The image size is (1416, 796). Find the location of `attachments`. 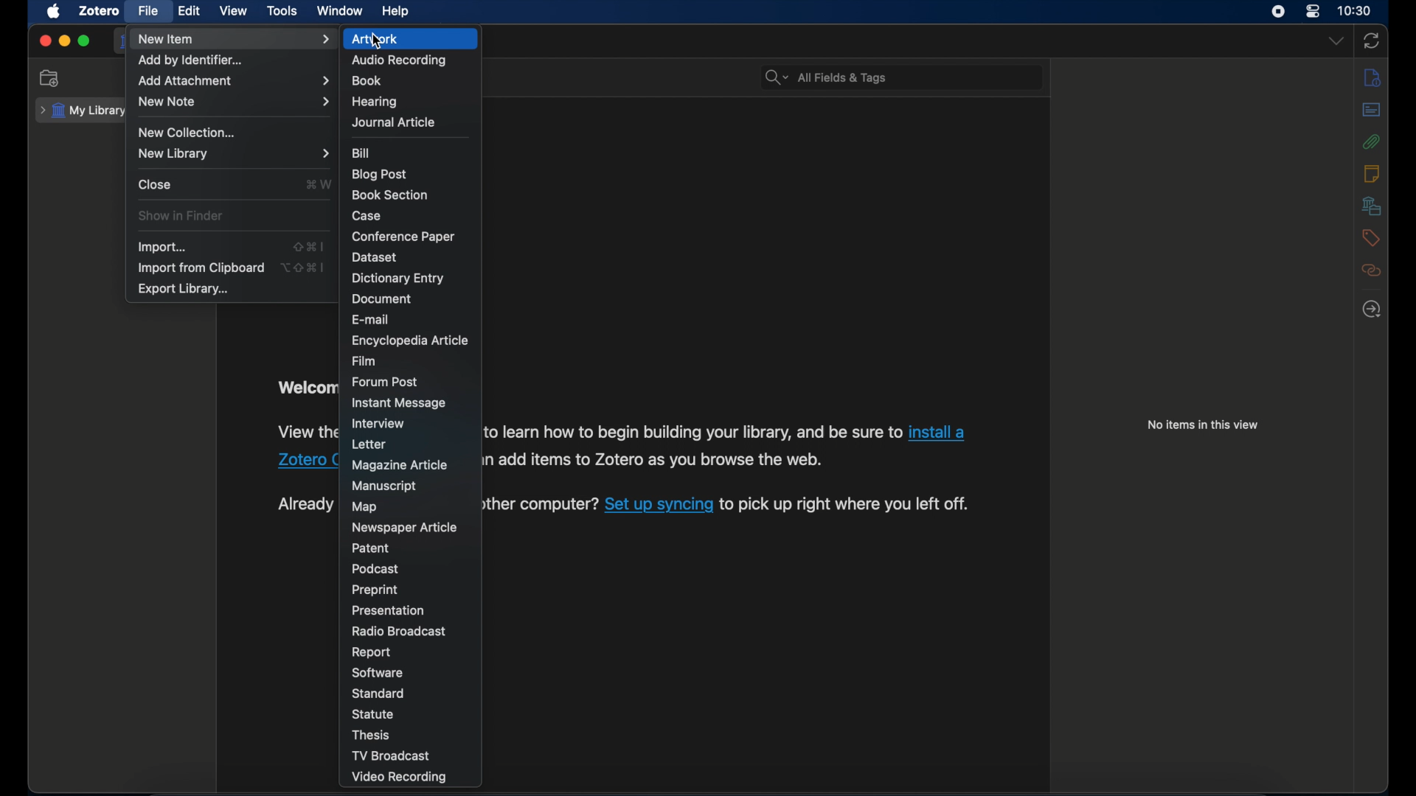

attachments is located at coordinates (1372, 142).